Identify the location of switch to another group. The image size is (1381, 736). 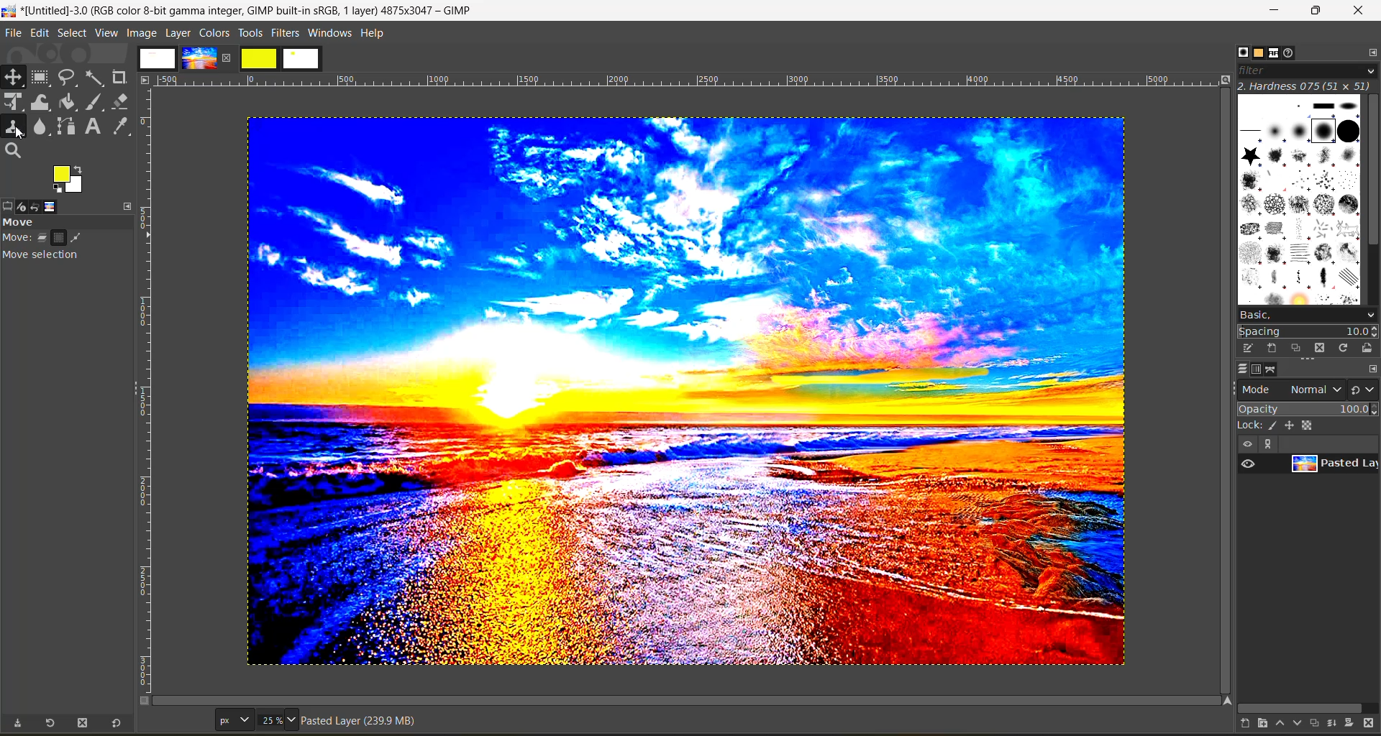
(1365, 389).